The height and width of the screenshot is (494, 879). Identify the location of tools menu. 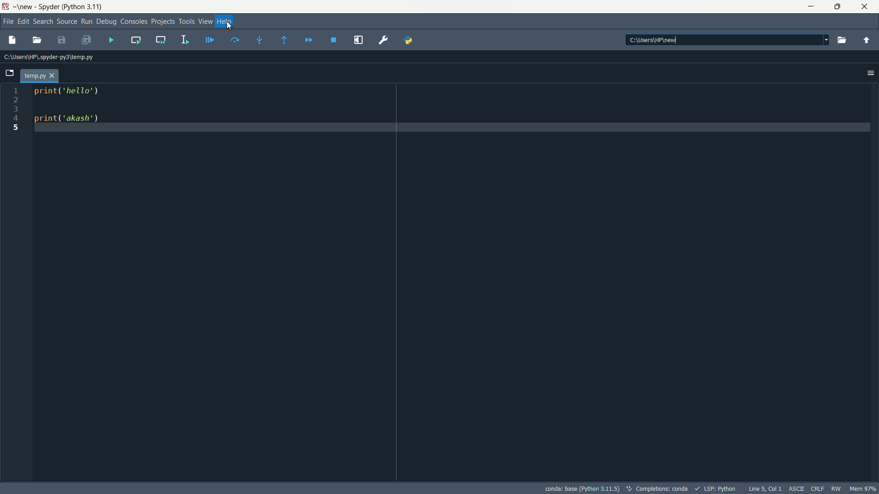
(186, 22).